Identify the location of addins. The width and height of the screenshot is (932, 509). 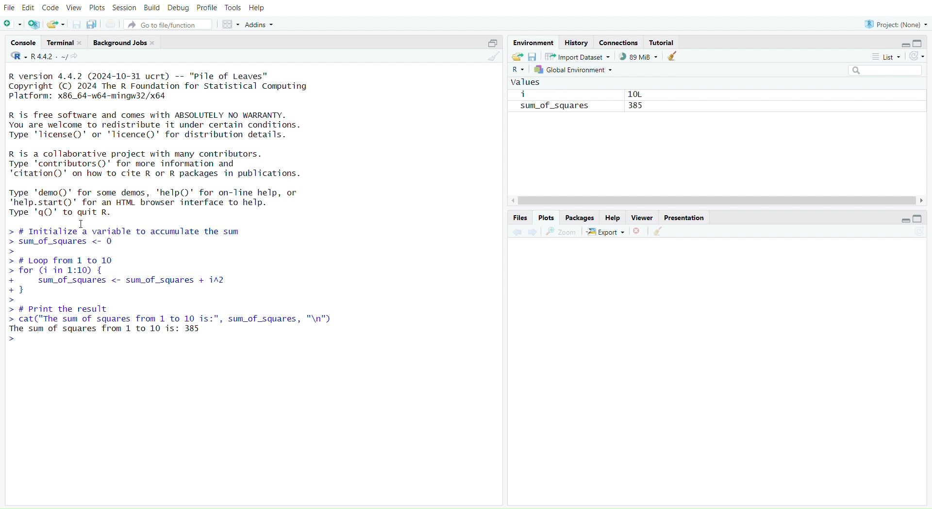
(263, 24).